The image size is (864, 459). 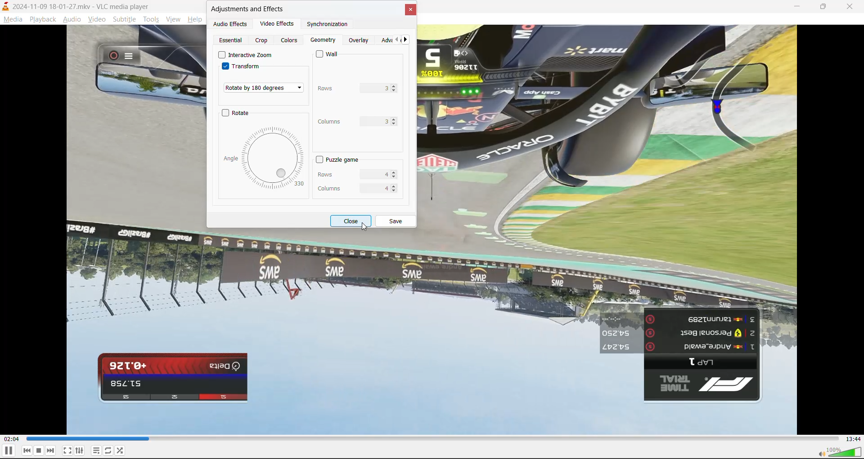 What do you see at coordinates (264, 88) in the screenshot?
I see `transformation set to 180 degrees` at bounding box center [264, 88].